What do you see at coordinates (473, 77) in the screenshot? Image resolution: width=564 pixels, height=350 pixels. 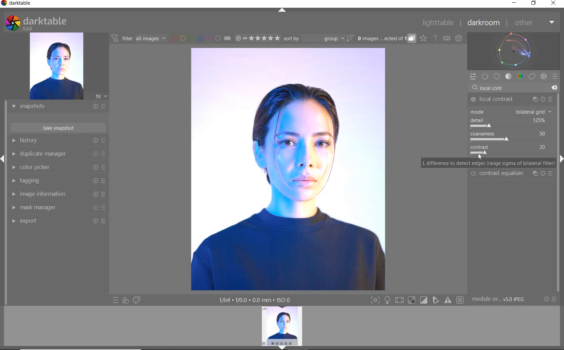 I see `QUICK ACCESS PANEL` at bounding box center [473, 77].